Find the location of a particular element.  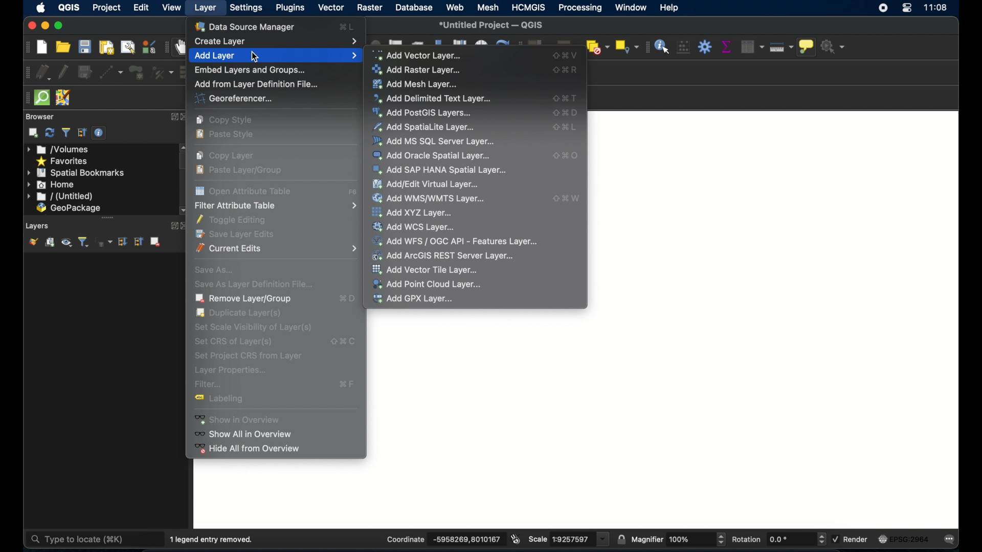

add arcgis rest server layer is located at coordinates (444, 256).